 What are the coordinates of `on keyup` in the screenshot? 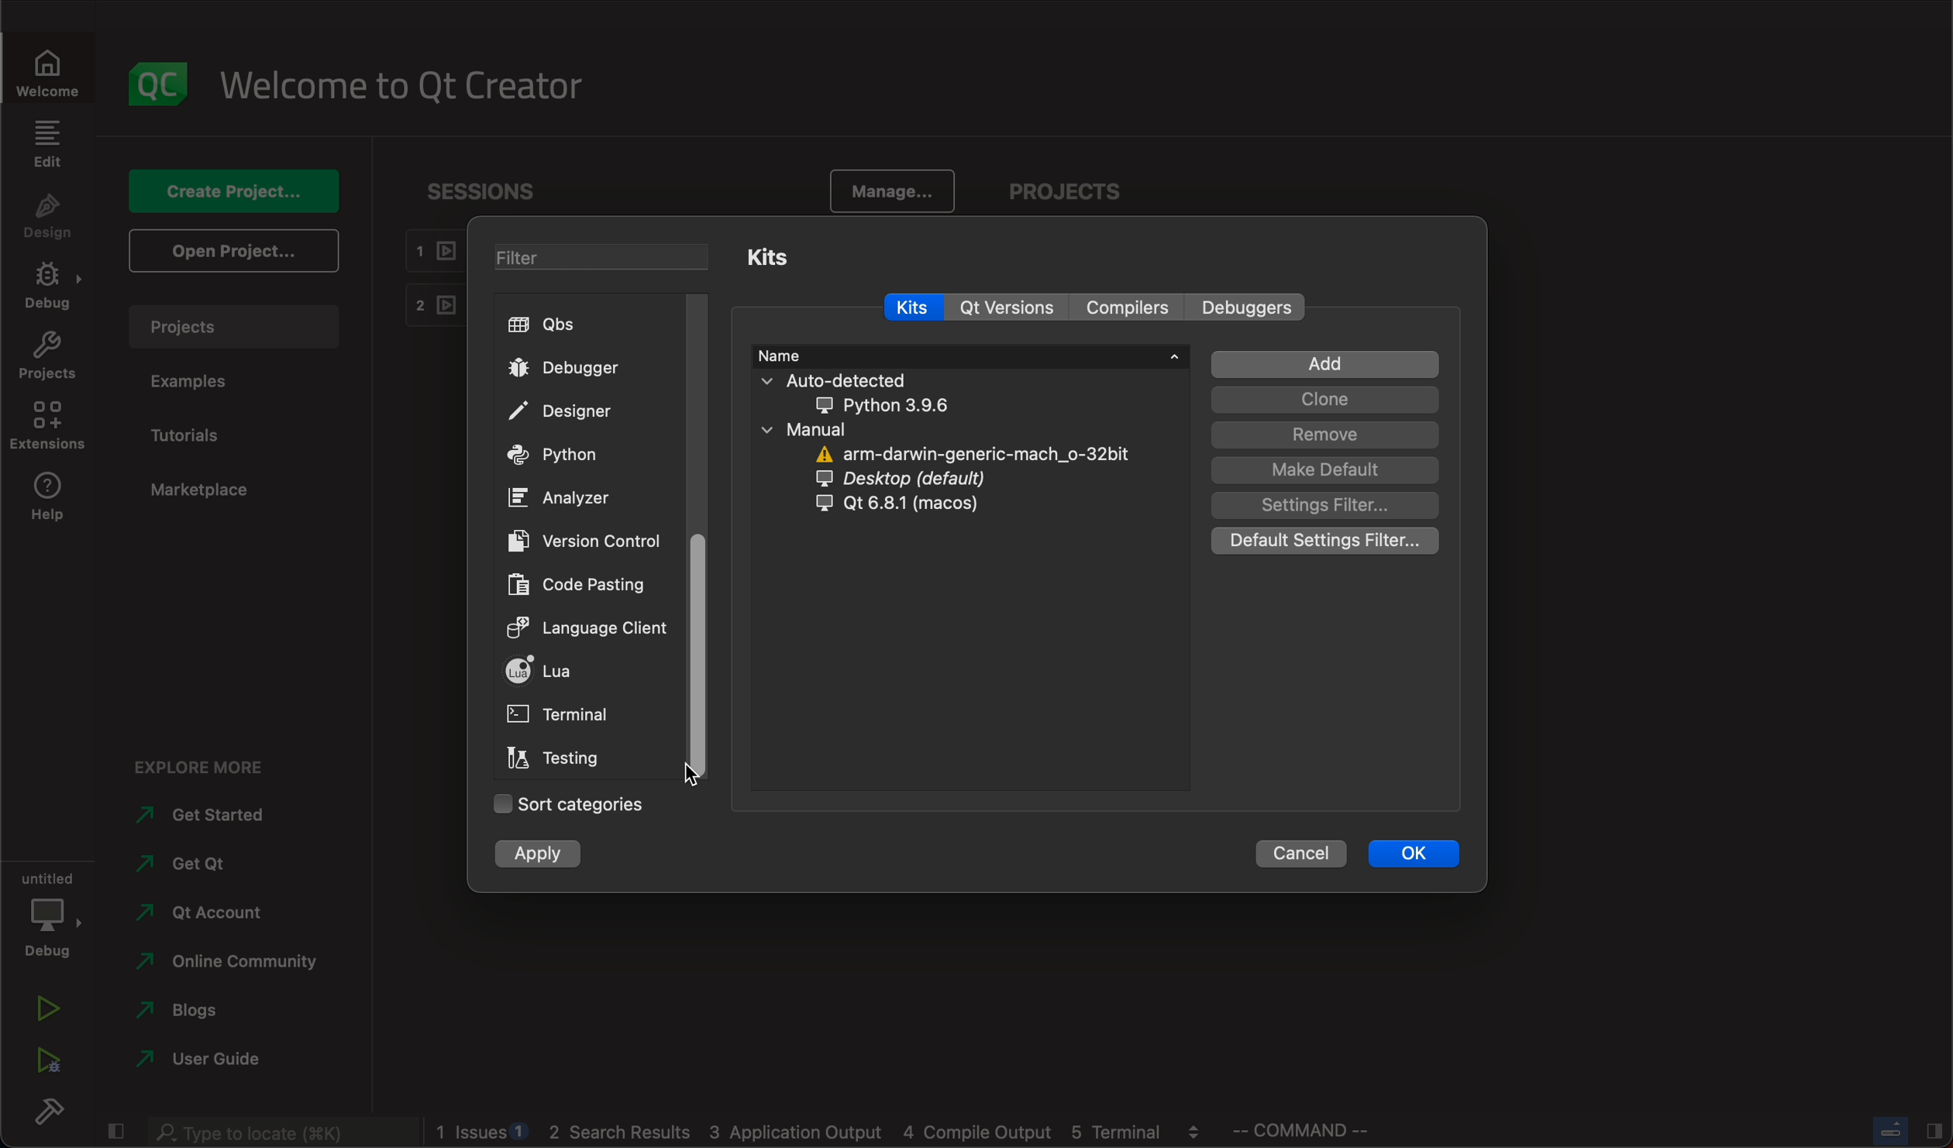 It's located at (690, 768).